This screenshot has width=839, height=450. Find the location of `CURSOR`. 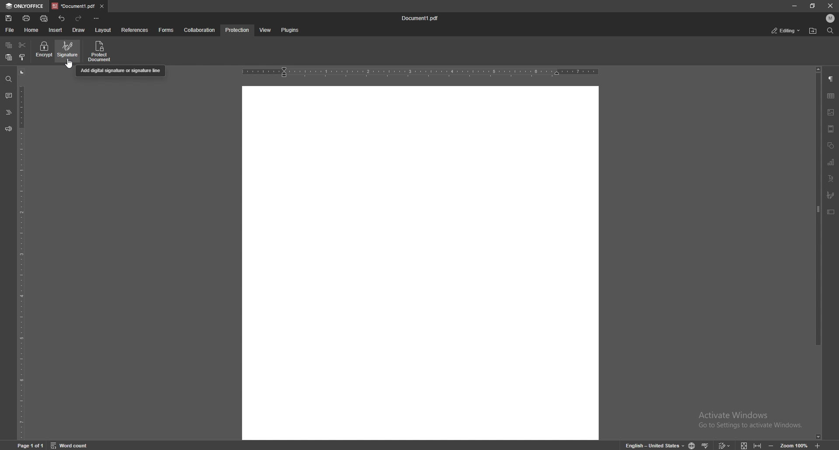

CURSOR is located at coordinates (70, 66).